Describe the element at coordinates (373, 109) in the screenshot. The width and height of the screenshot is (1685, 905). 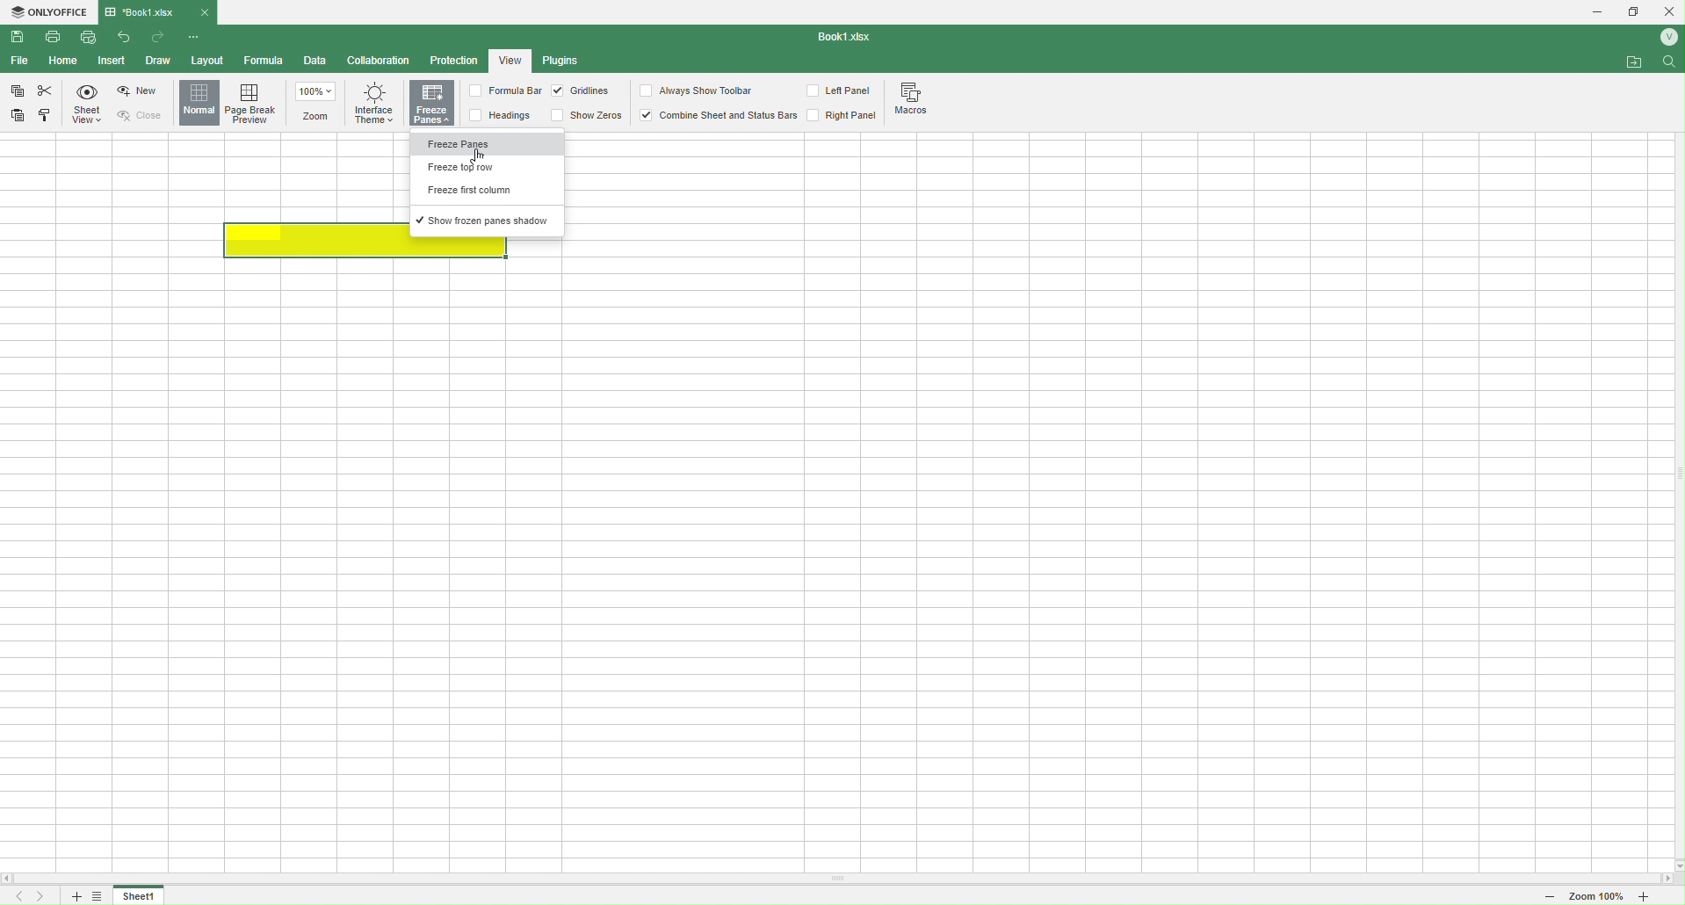
I see `Interface Theme` at that location.